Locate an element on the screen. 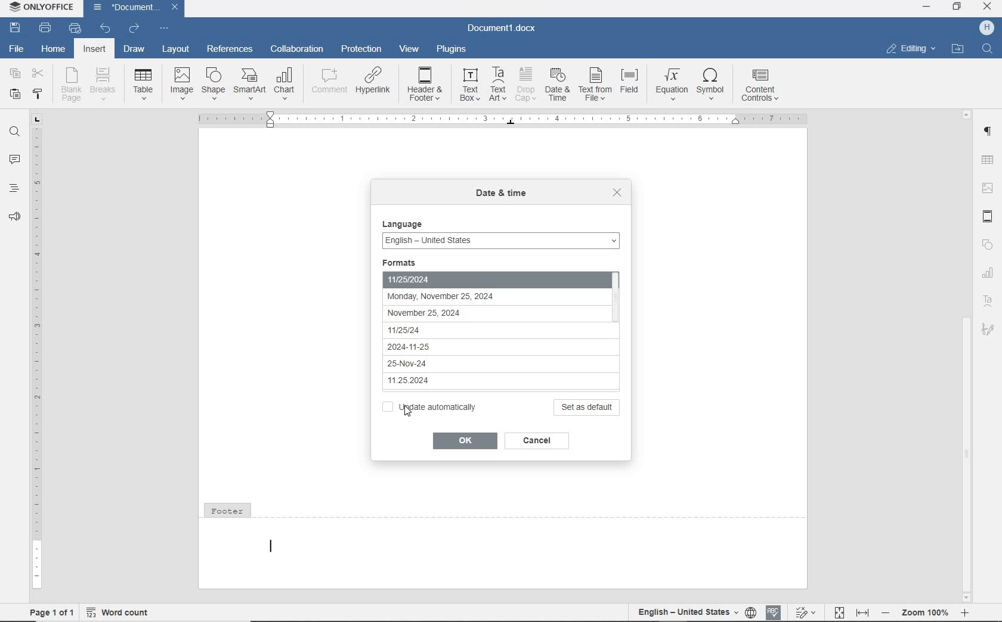  blank page is located at coordinates (72, 85).